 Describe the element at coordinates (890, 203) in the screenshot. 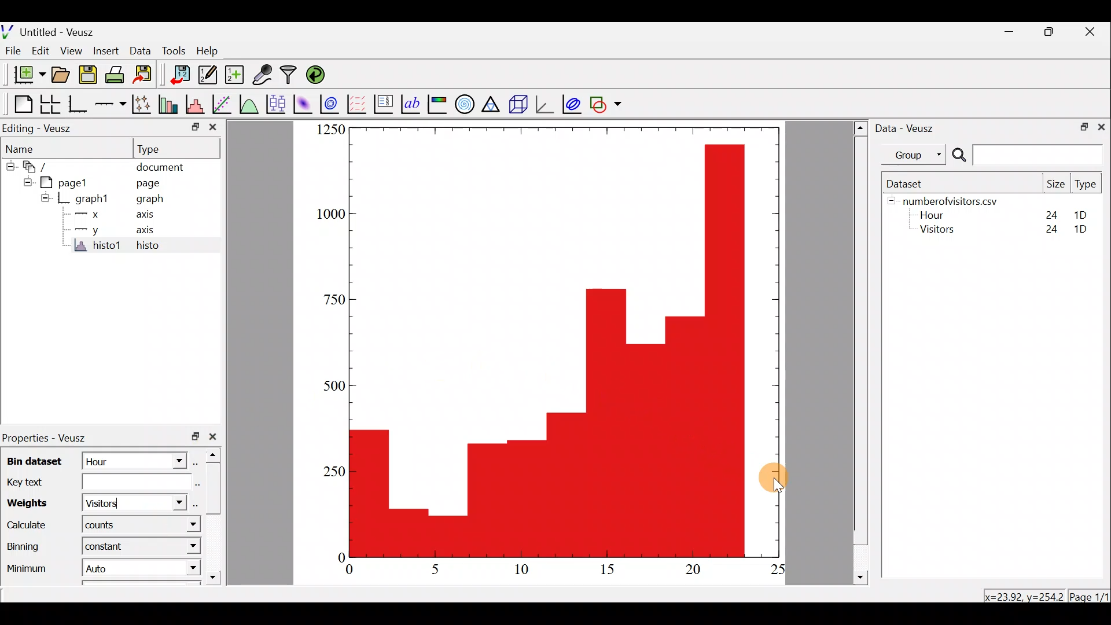

I see `hide sub menu` at that location.